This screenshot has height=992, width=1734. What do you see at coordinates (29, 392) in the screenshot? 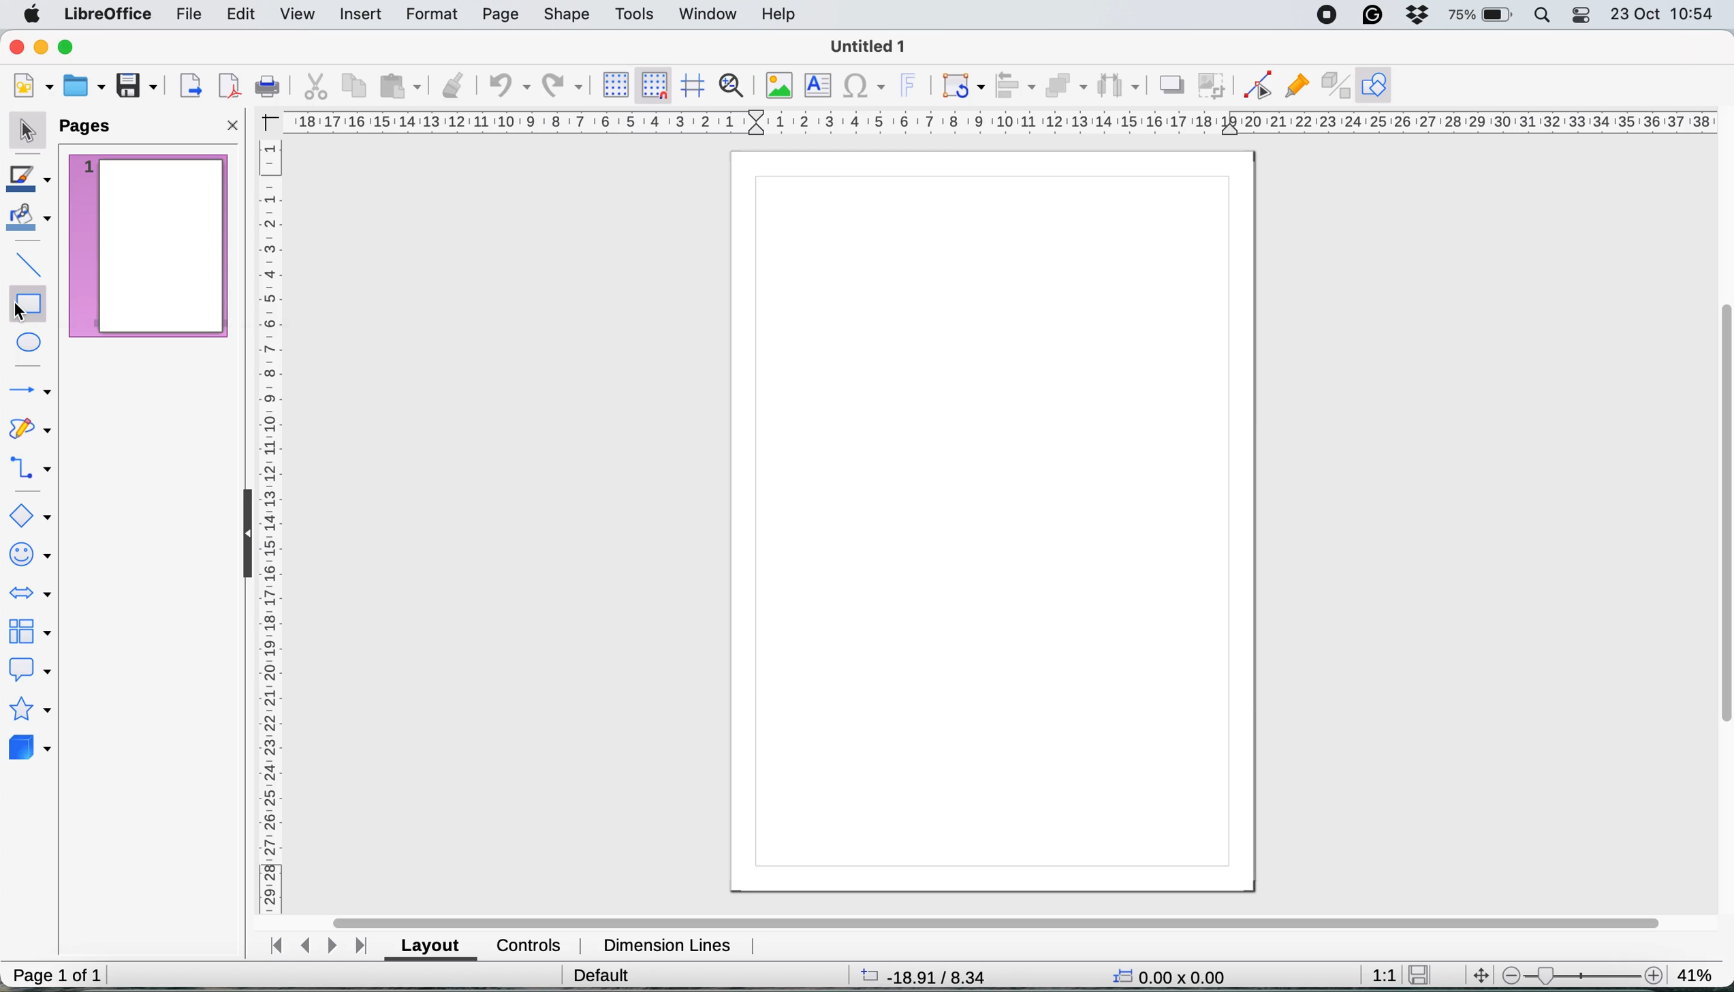
I see `lines and arrows` at bounding box center [29, 392].